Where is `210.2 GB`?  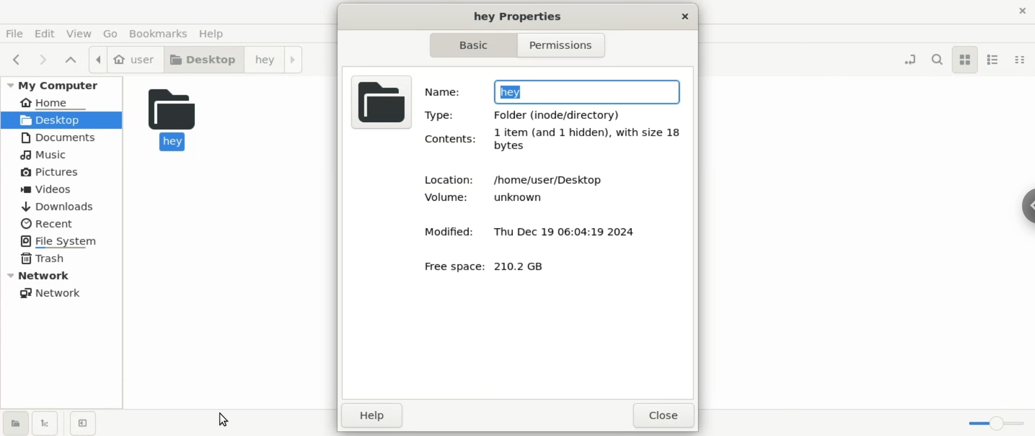
210.2 GB is located at coordinates (527, 267).